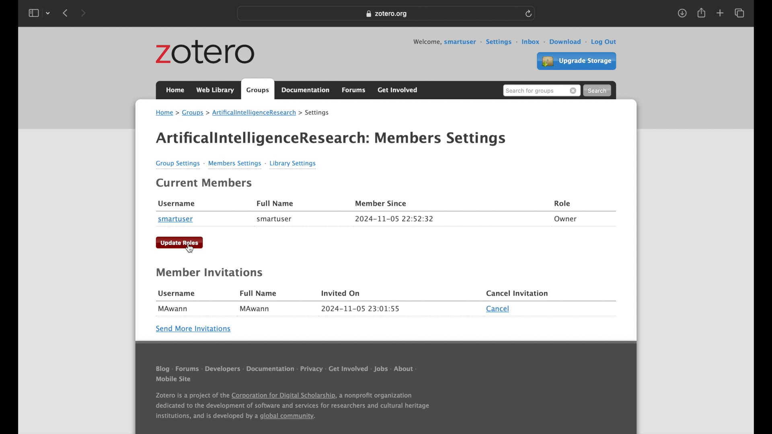 This screenshot has width=772, height=434. I want to click on cancel, so click(499, 309).